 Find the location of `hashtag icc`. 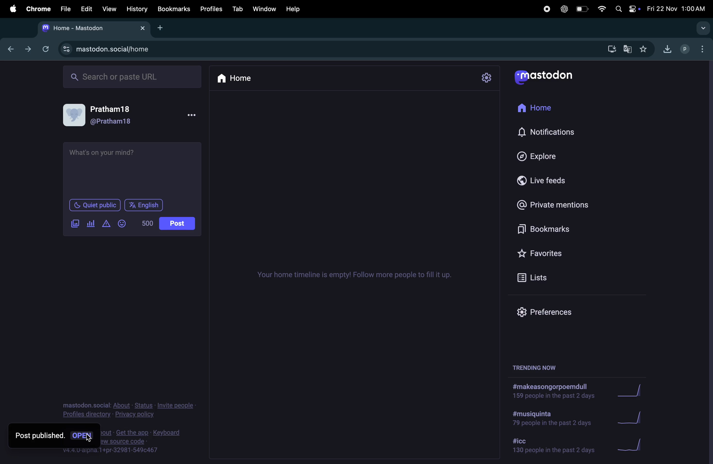

hashtag icc is located at coordinates (549, 446).